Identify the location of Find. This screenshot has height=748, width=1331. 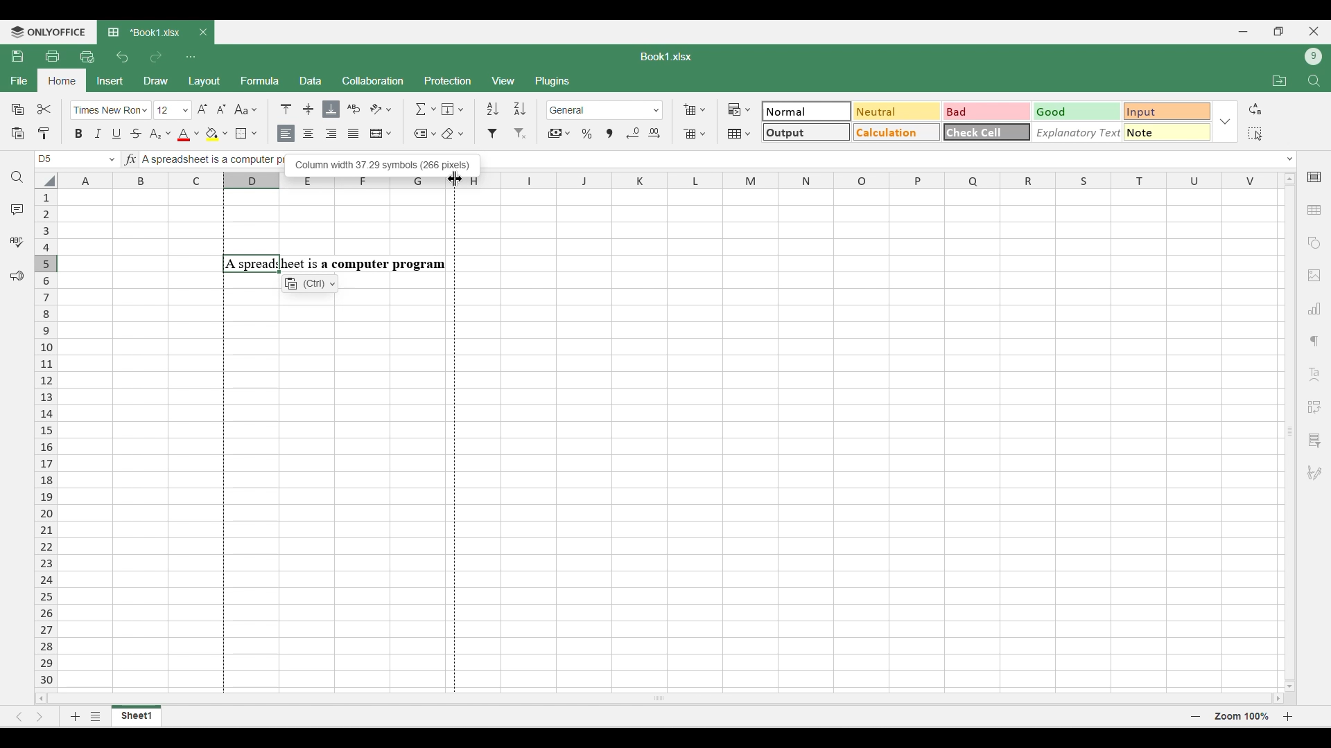
(1315, 81).